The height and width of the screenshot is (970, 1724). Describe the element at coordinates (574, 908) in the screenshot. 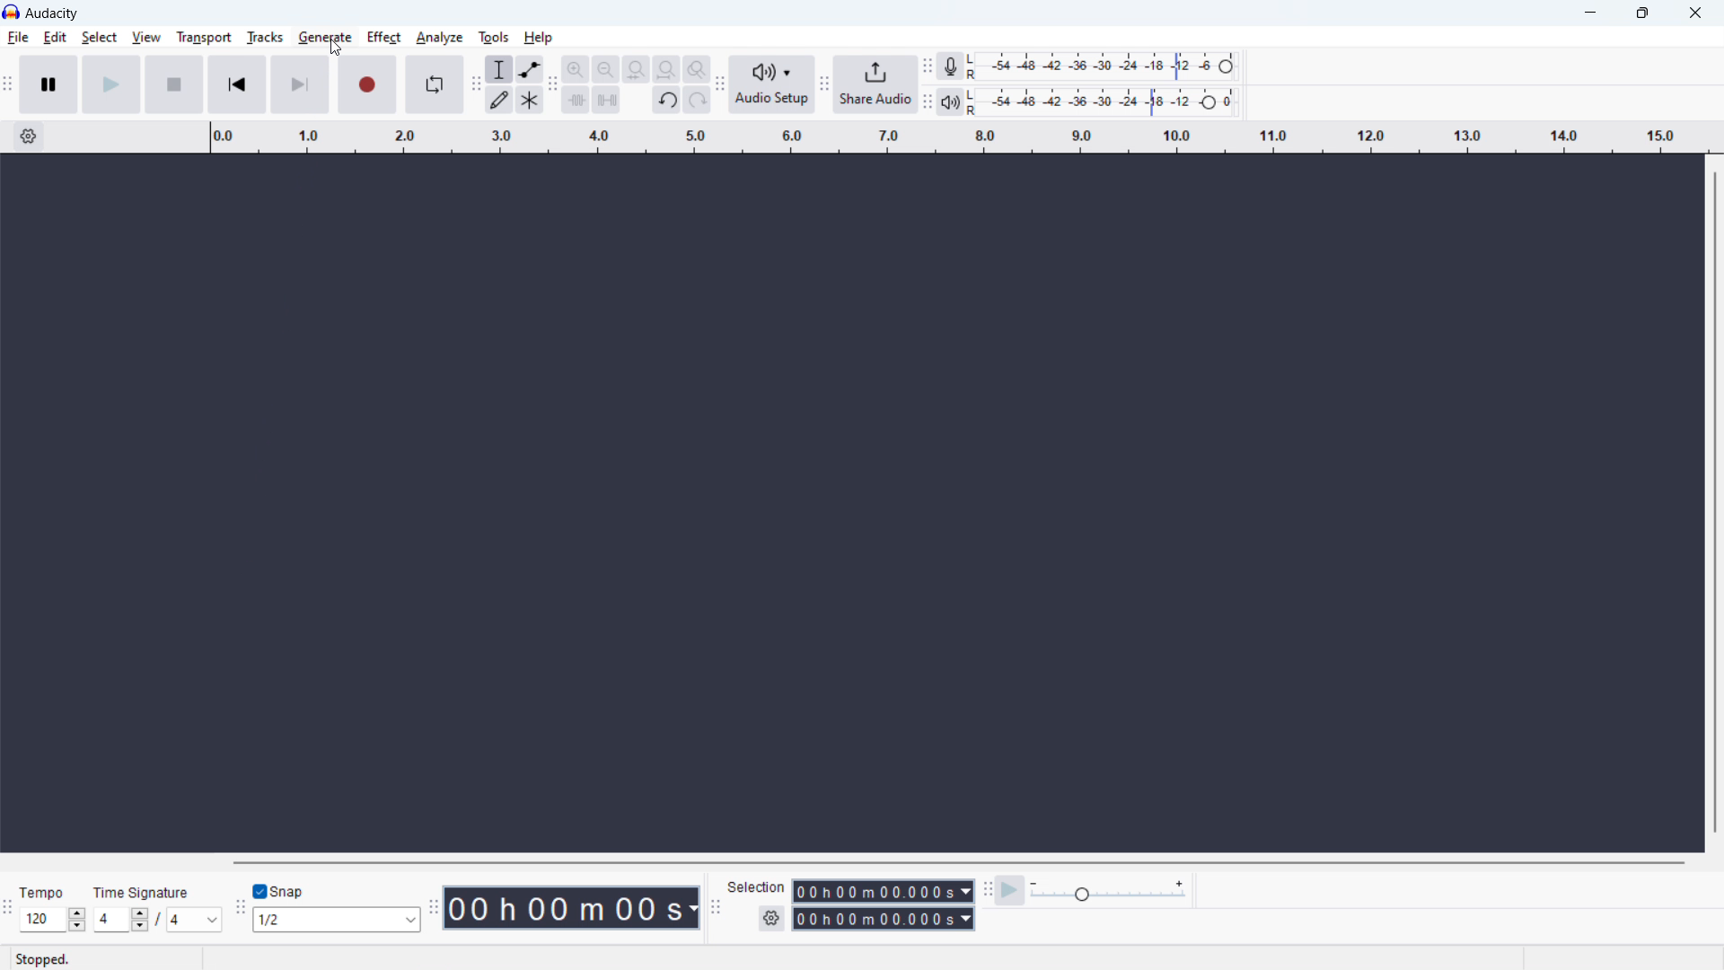

I see `timestamp` at that location.